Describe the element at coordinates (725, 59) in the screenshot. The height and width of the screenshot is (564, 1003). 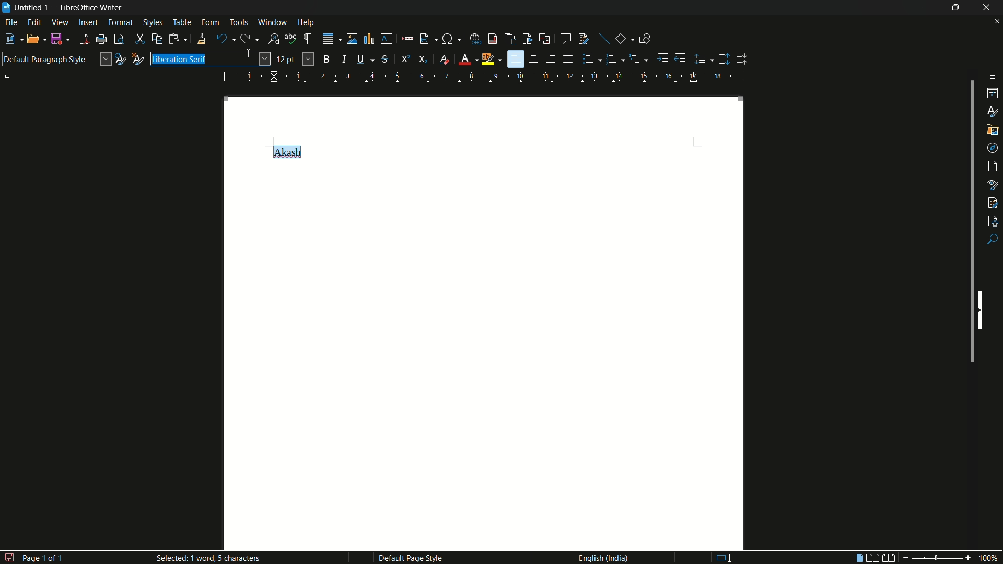
I see `increase paragraph spacing` at that location.